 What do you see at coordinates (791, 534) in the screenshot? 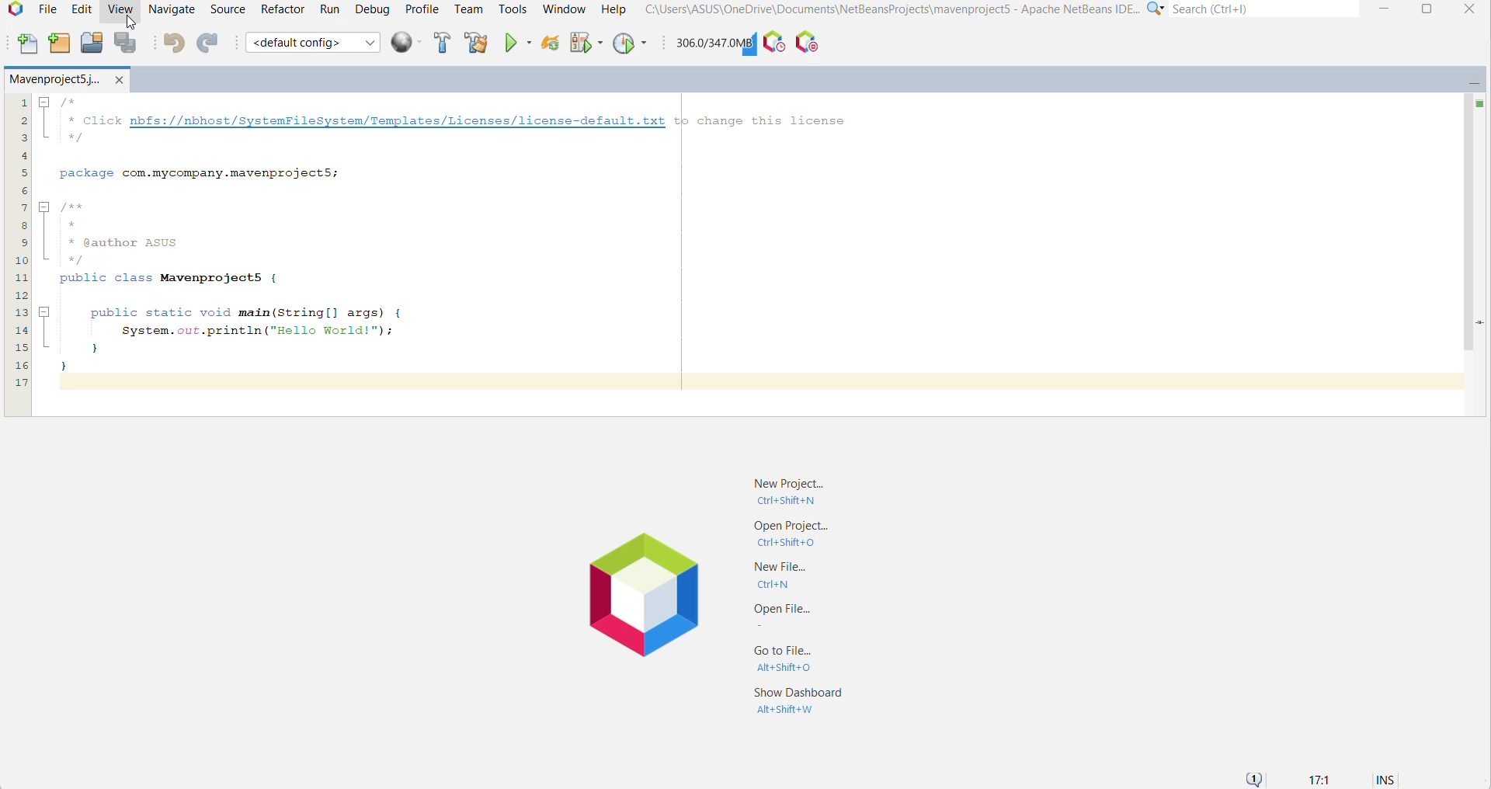
I see `Open Project` at bounding box center [791, 534].